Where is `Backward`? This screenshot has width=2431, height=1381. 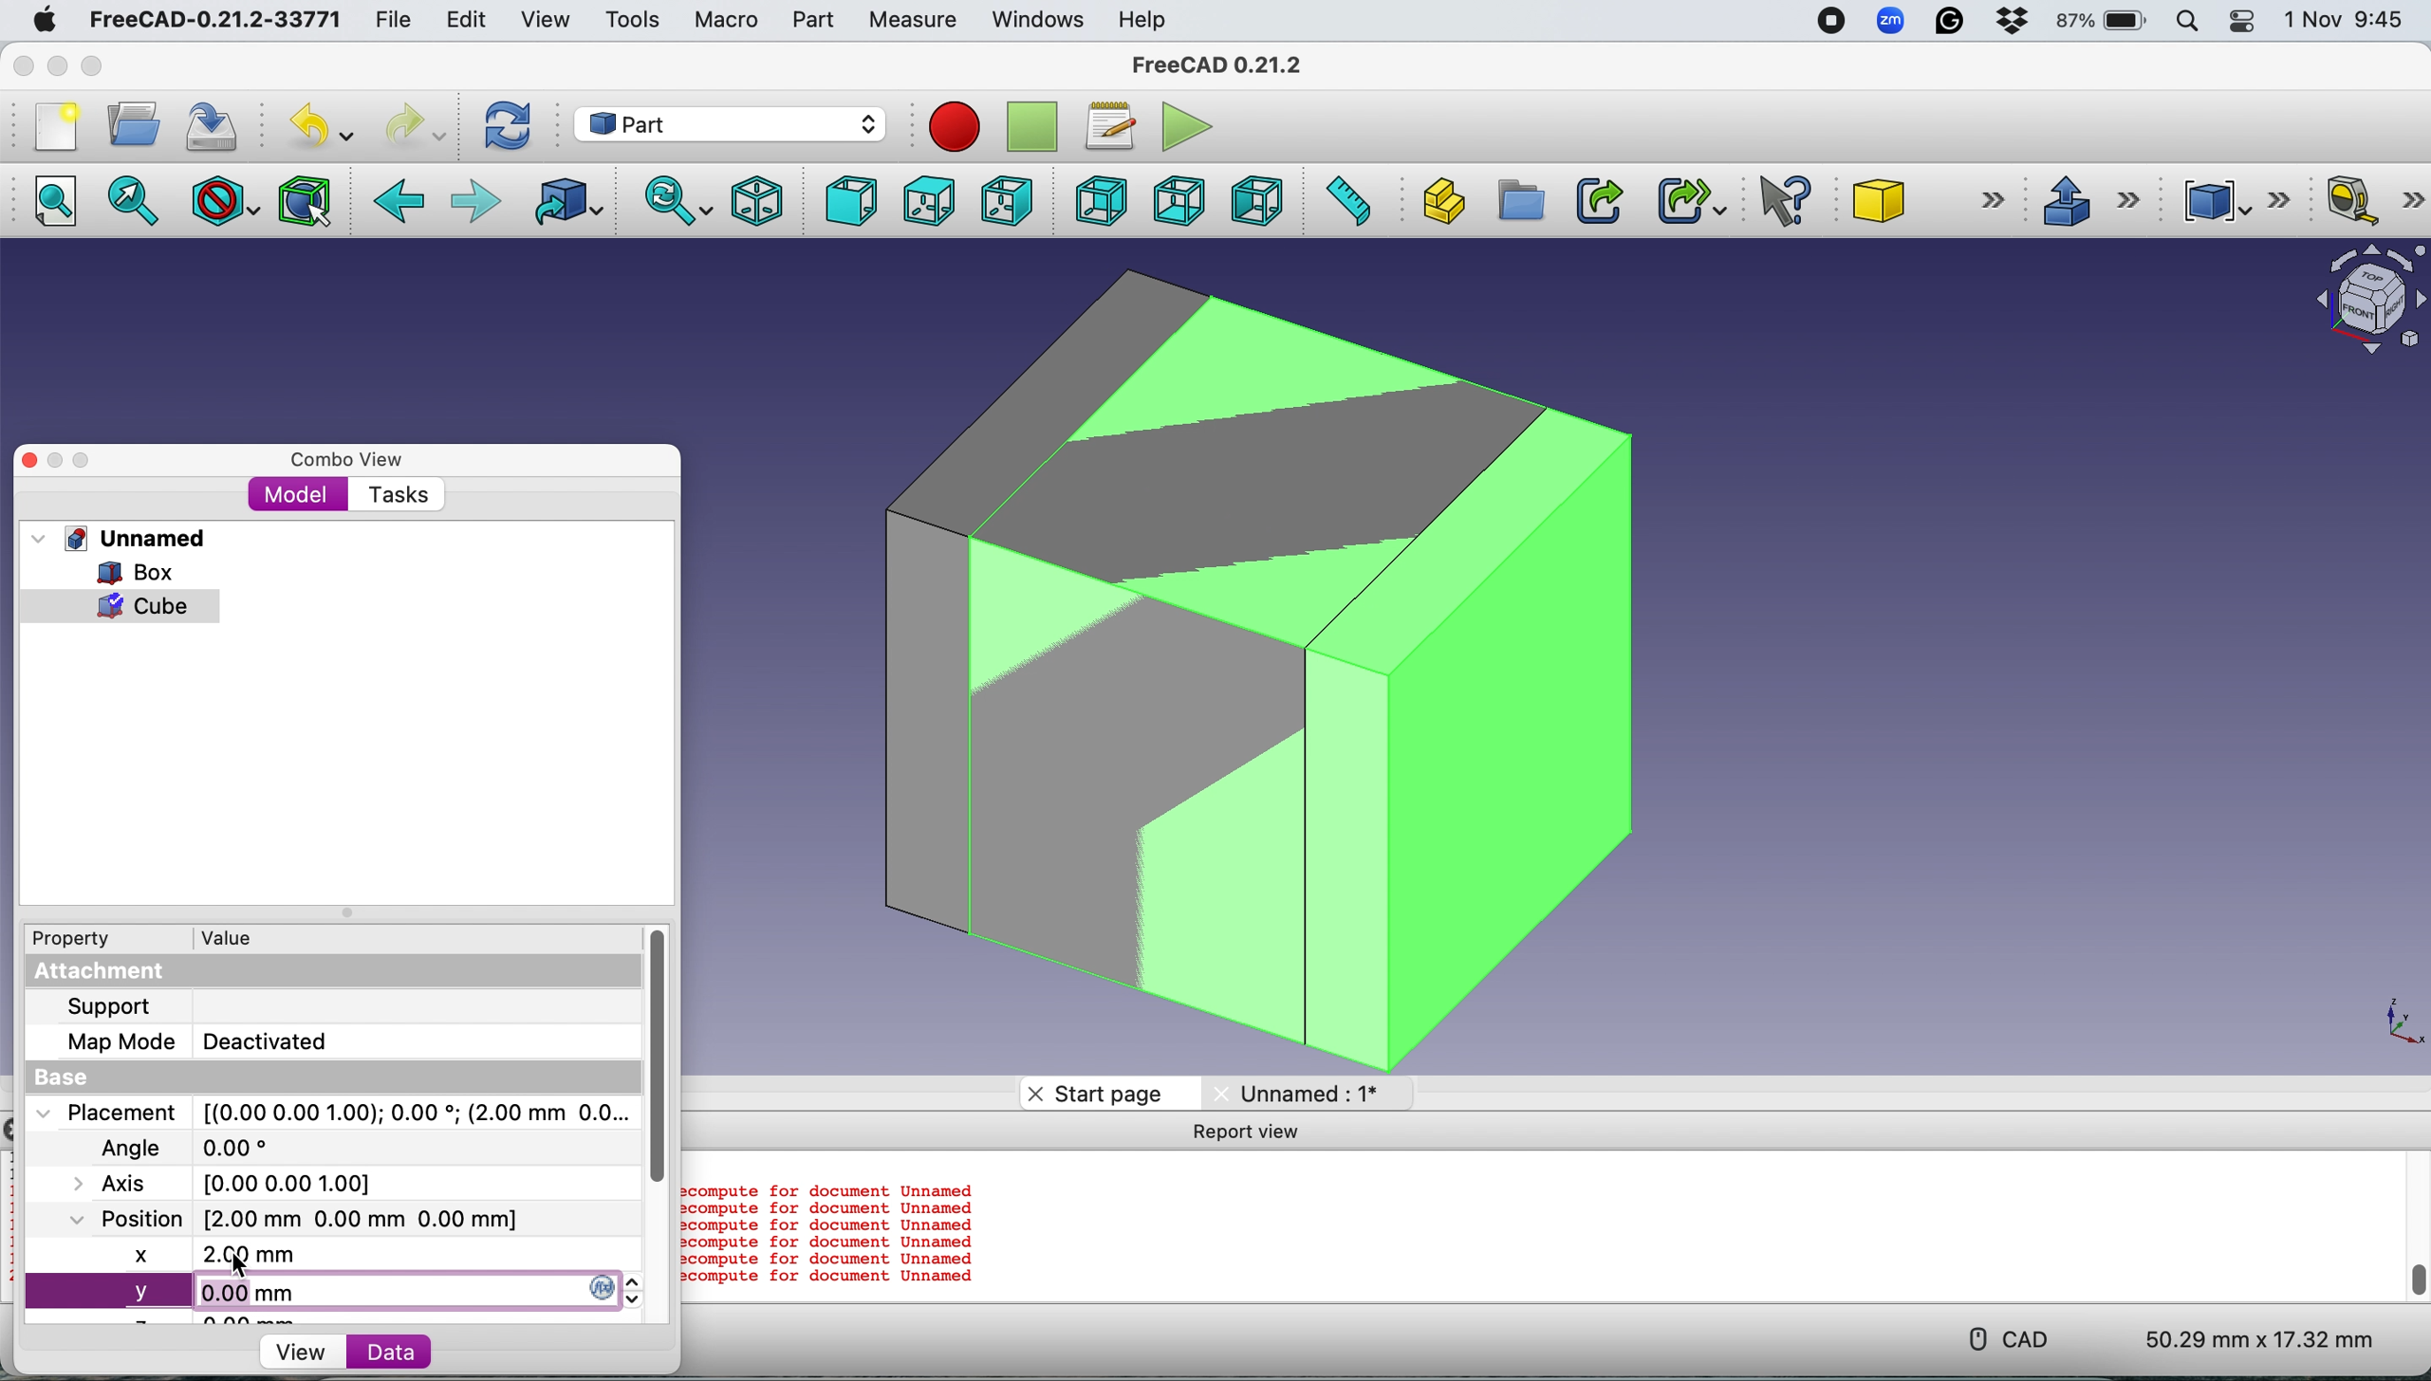
Backward is located at coordinates (400, 203).